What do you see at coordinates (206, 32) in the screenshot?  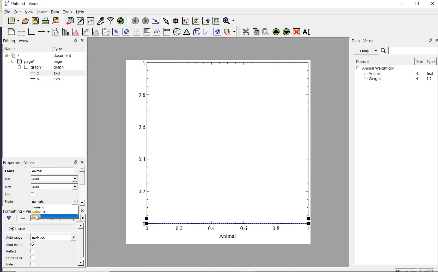 I see `3d graph` at bounding box center [206, 32].